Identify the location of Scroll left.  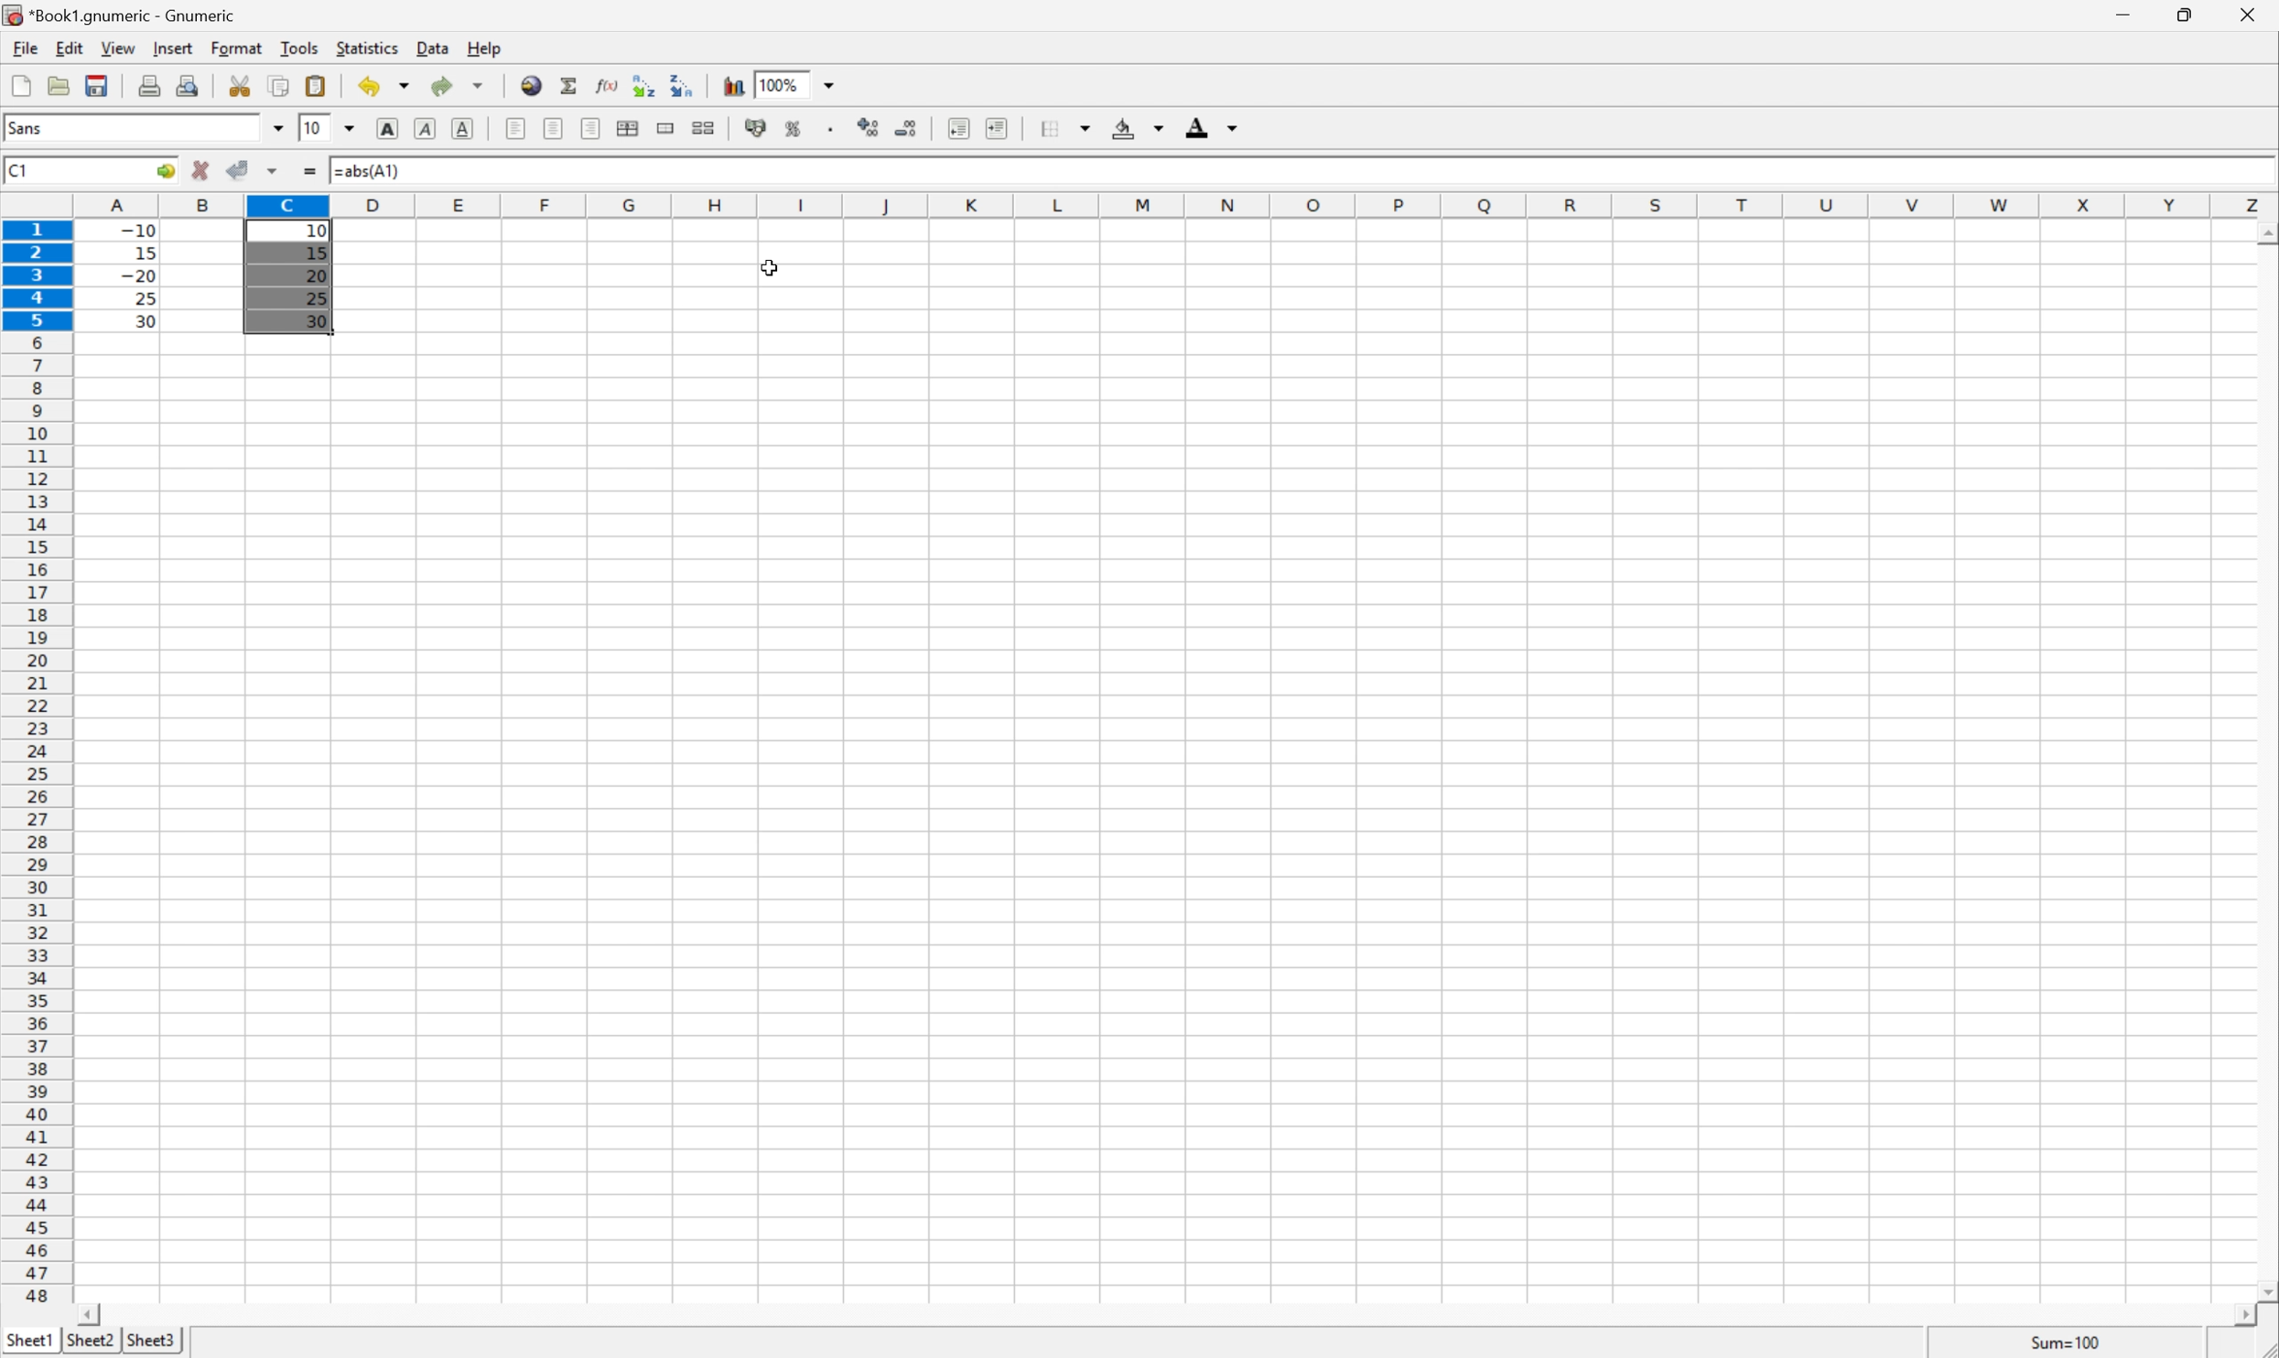
(92, 1313).